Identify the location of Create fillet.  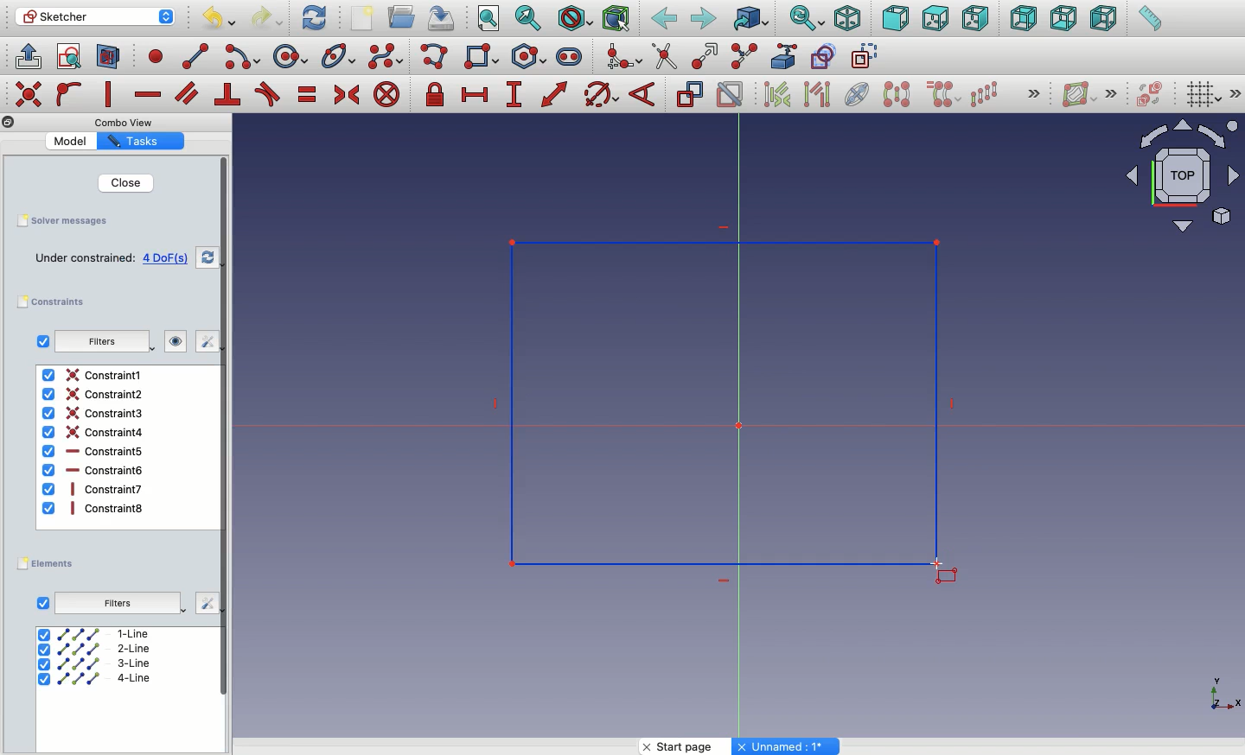
(622, 58).